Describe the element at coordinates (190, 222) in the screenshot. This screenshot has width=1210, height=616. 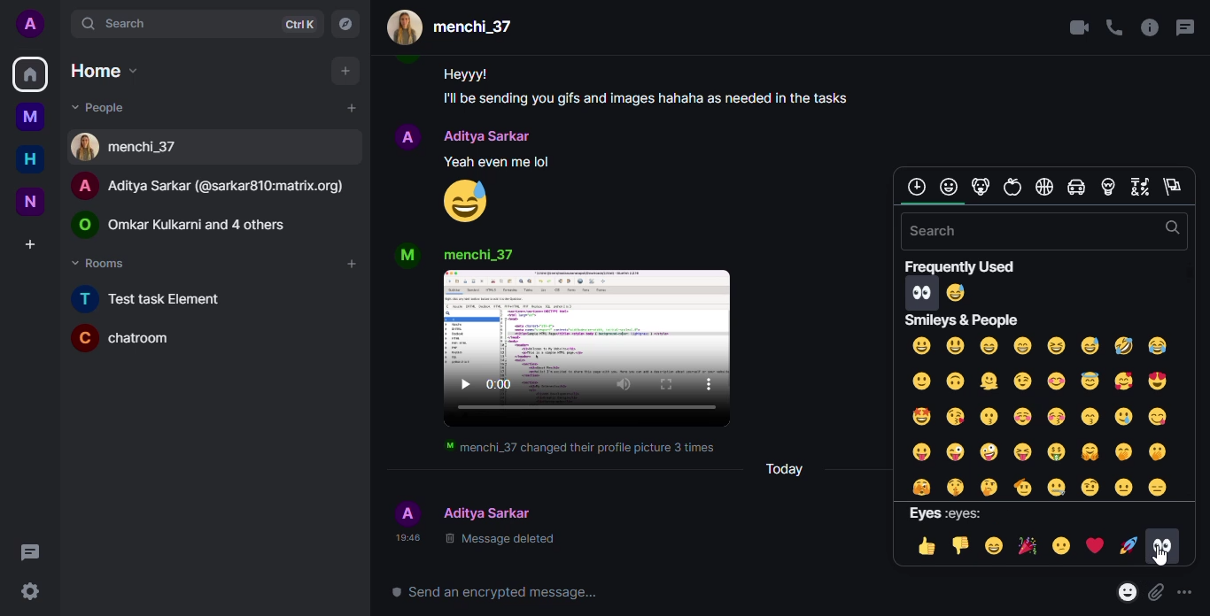
I see `people` at that location.